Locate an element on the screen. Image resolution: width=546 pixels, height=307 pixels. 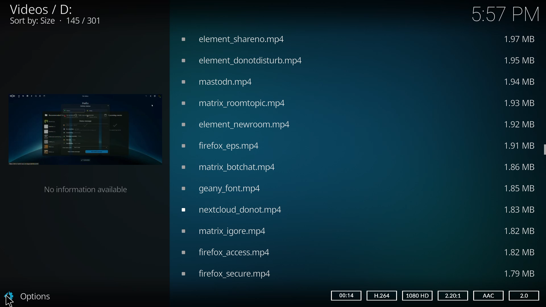
video is located at coordinates (226, 231).